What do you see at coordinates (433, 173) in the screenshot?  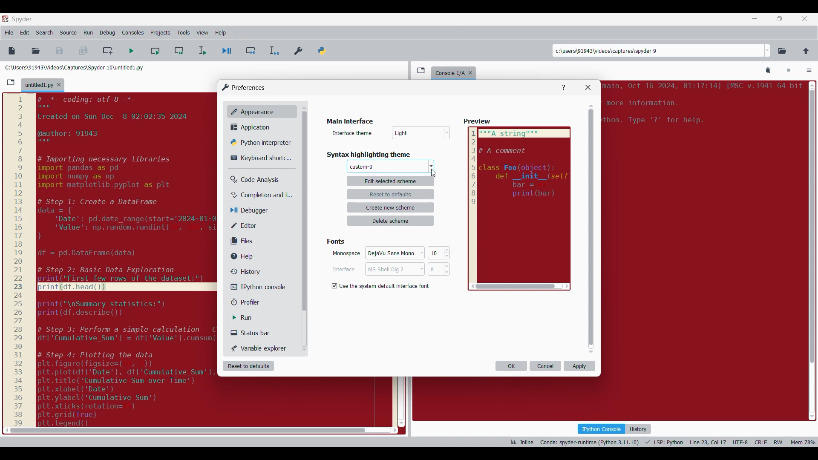 I see `Cursor clicking on theme options` at bounding box center [433, 173].